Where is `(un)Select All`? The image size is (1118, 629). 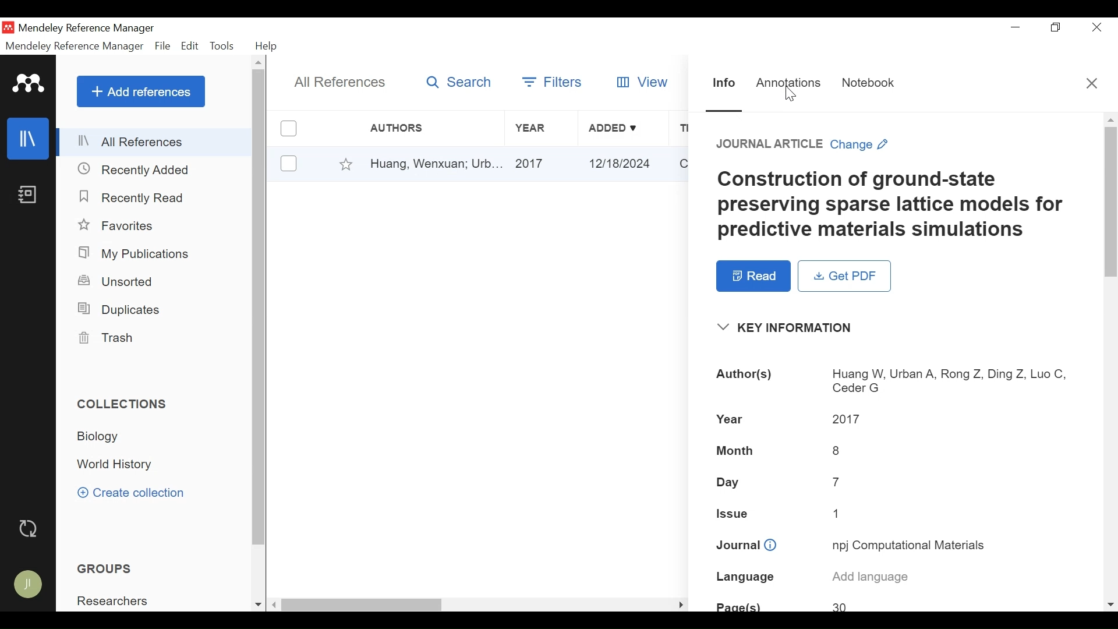 (un)Select All is located at coordinates (288, 129).